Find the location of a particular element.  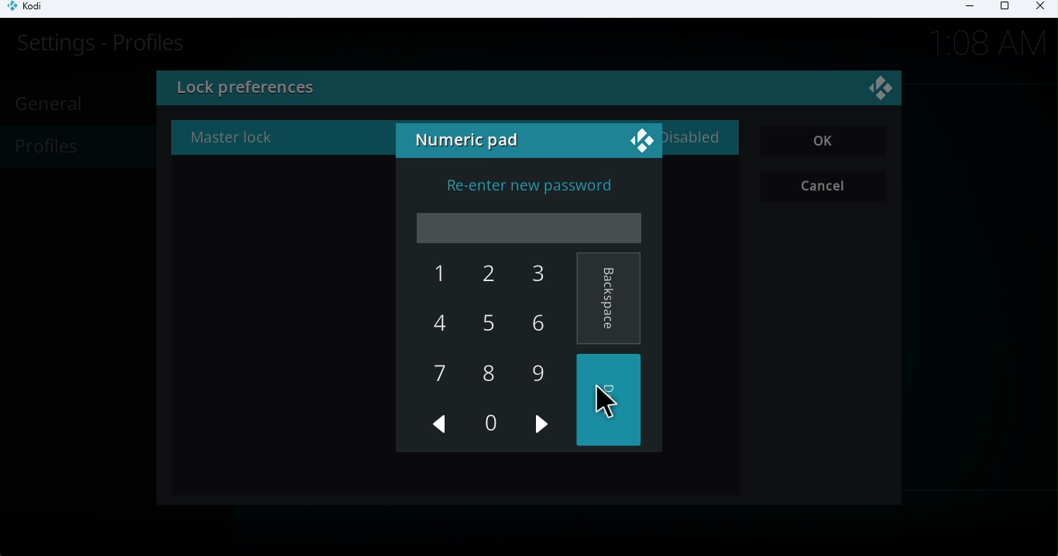

Kodi icon is located at coordinates (33, 9).